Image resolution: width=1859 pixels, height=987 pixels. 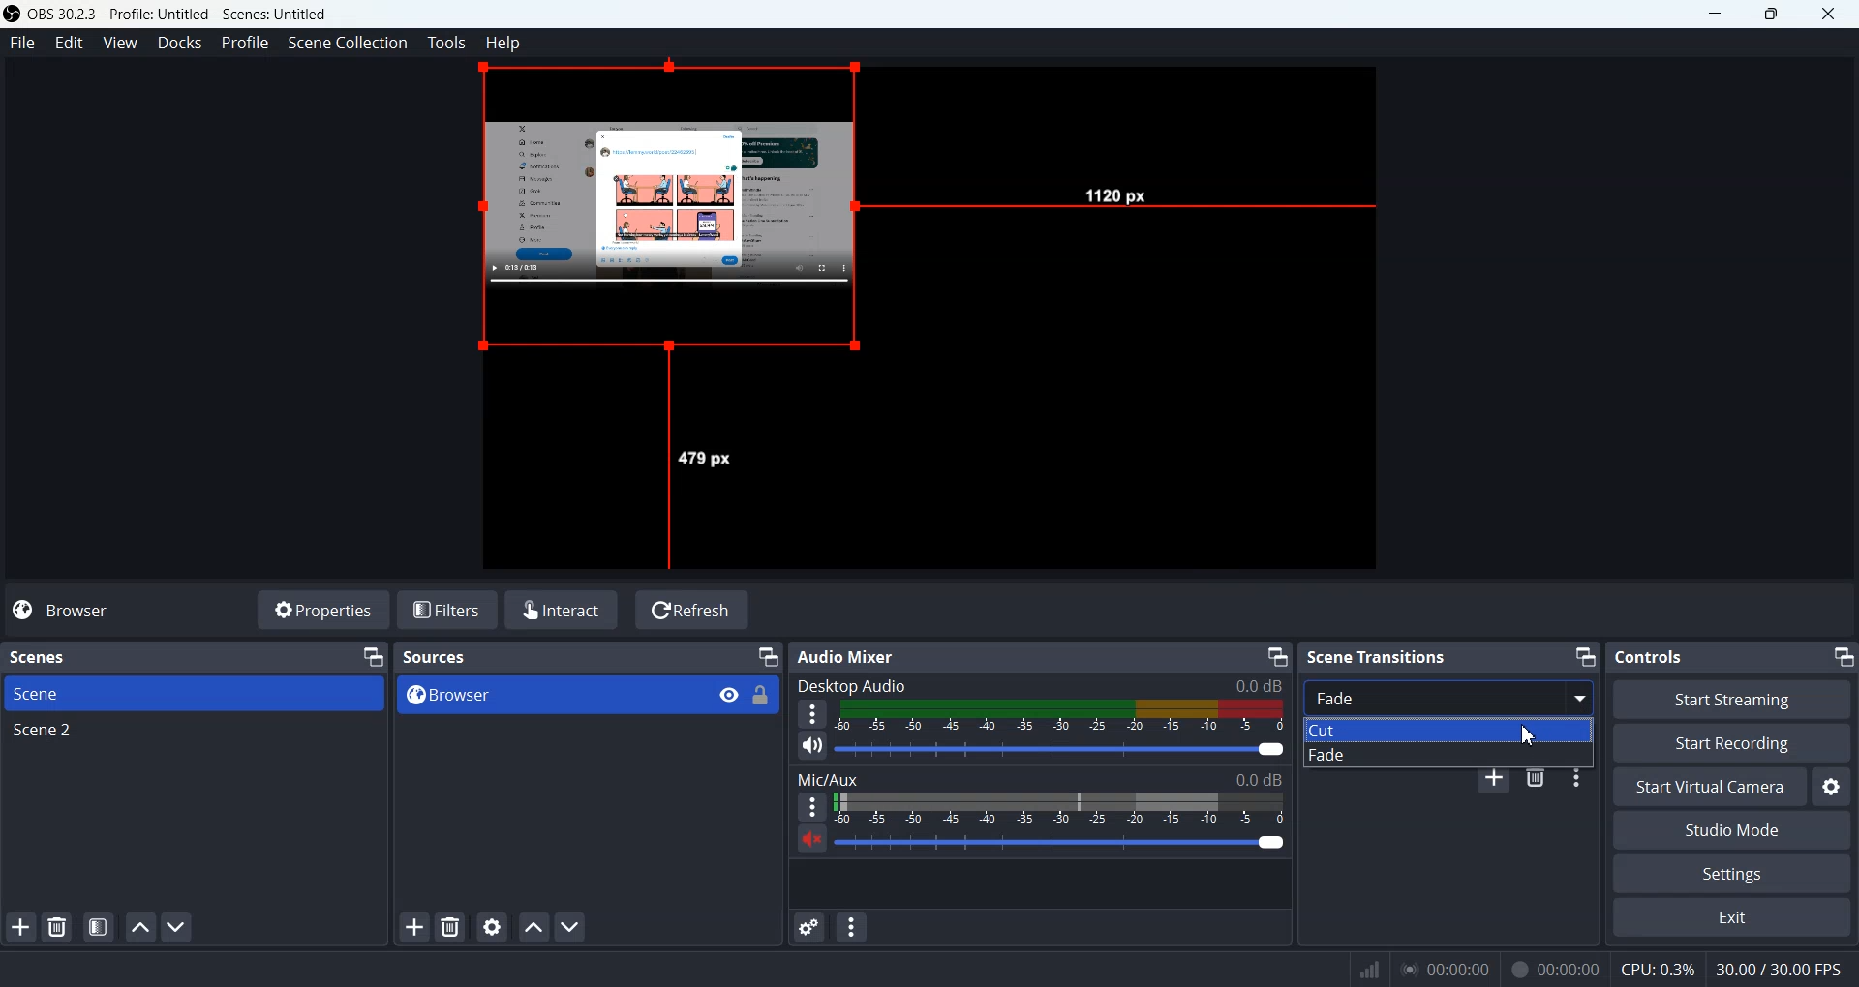 What do you see at coordinates (70, 43) in the screenshot?
I see `Edit` at bounding box center [70, 43].